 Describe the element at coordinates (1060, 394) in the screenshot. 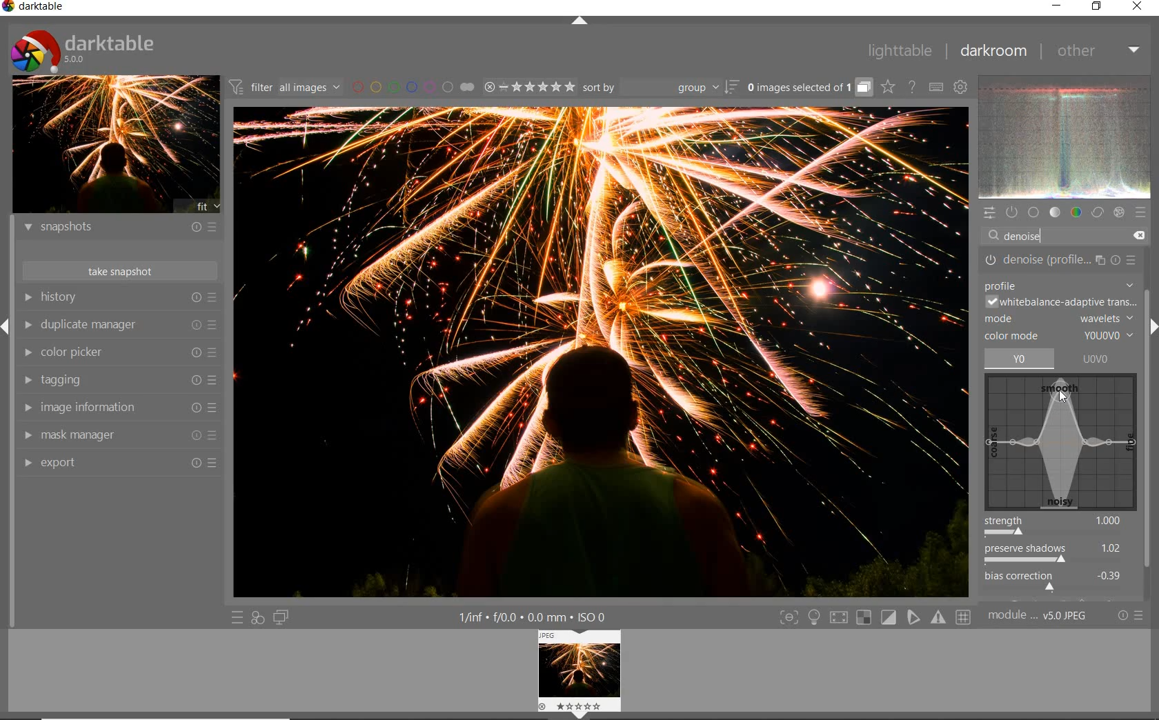

I see `cursor position` at that location.